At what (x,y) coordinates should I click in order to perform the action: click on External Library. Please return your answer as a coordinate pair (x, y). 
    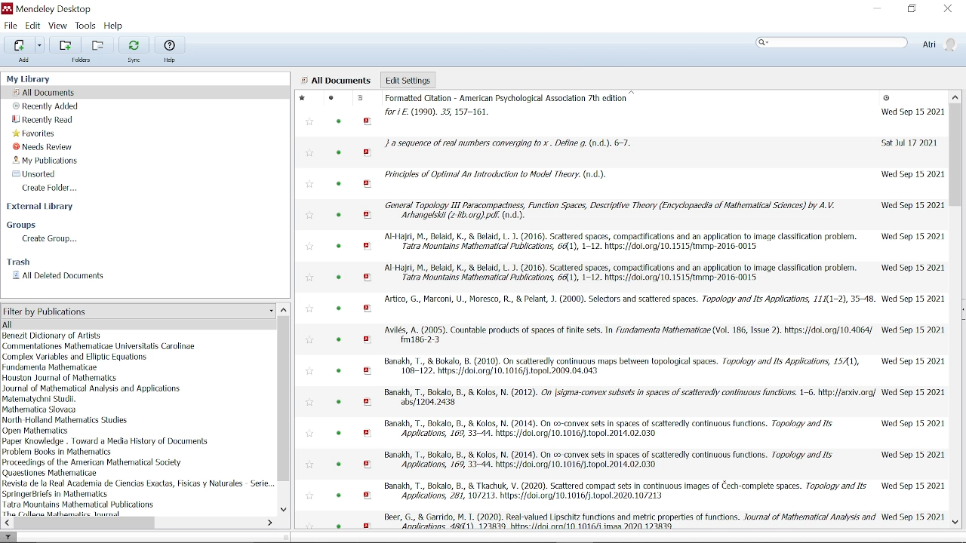
    Looking at the image, I should click on (42, 208).